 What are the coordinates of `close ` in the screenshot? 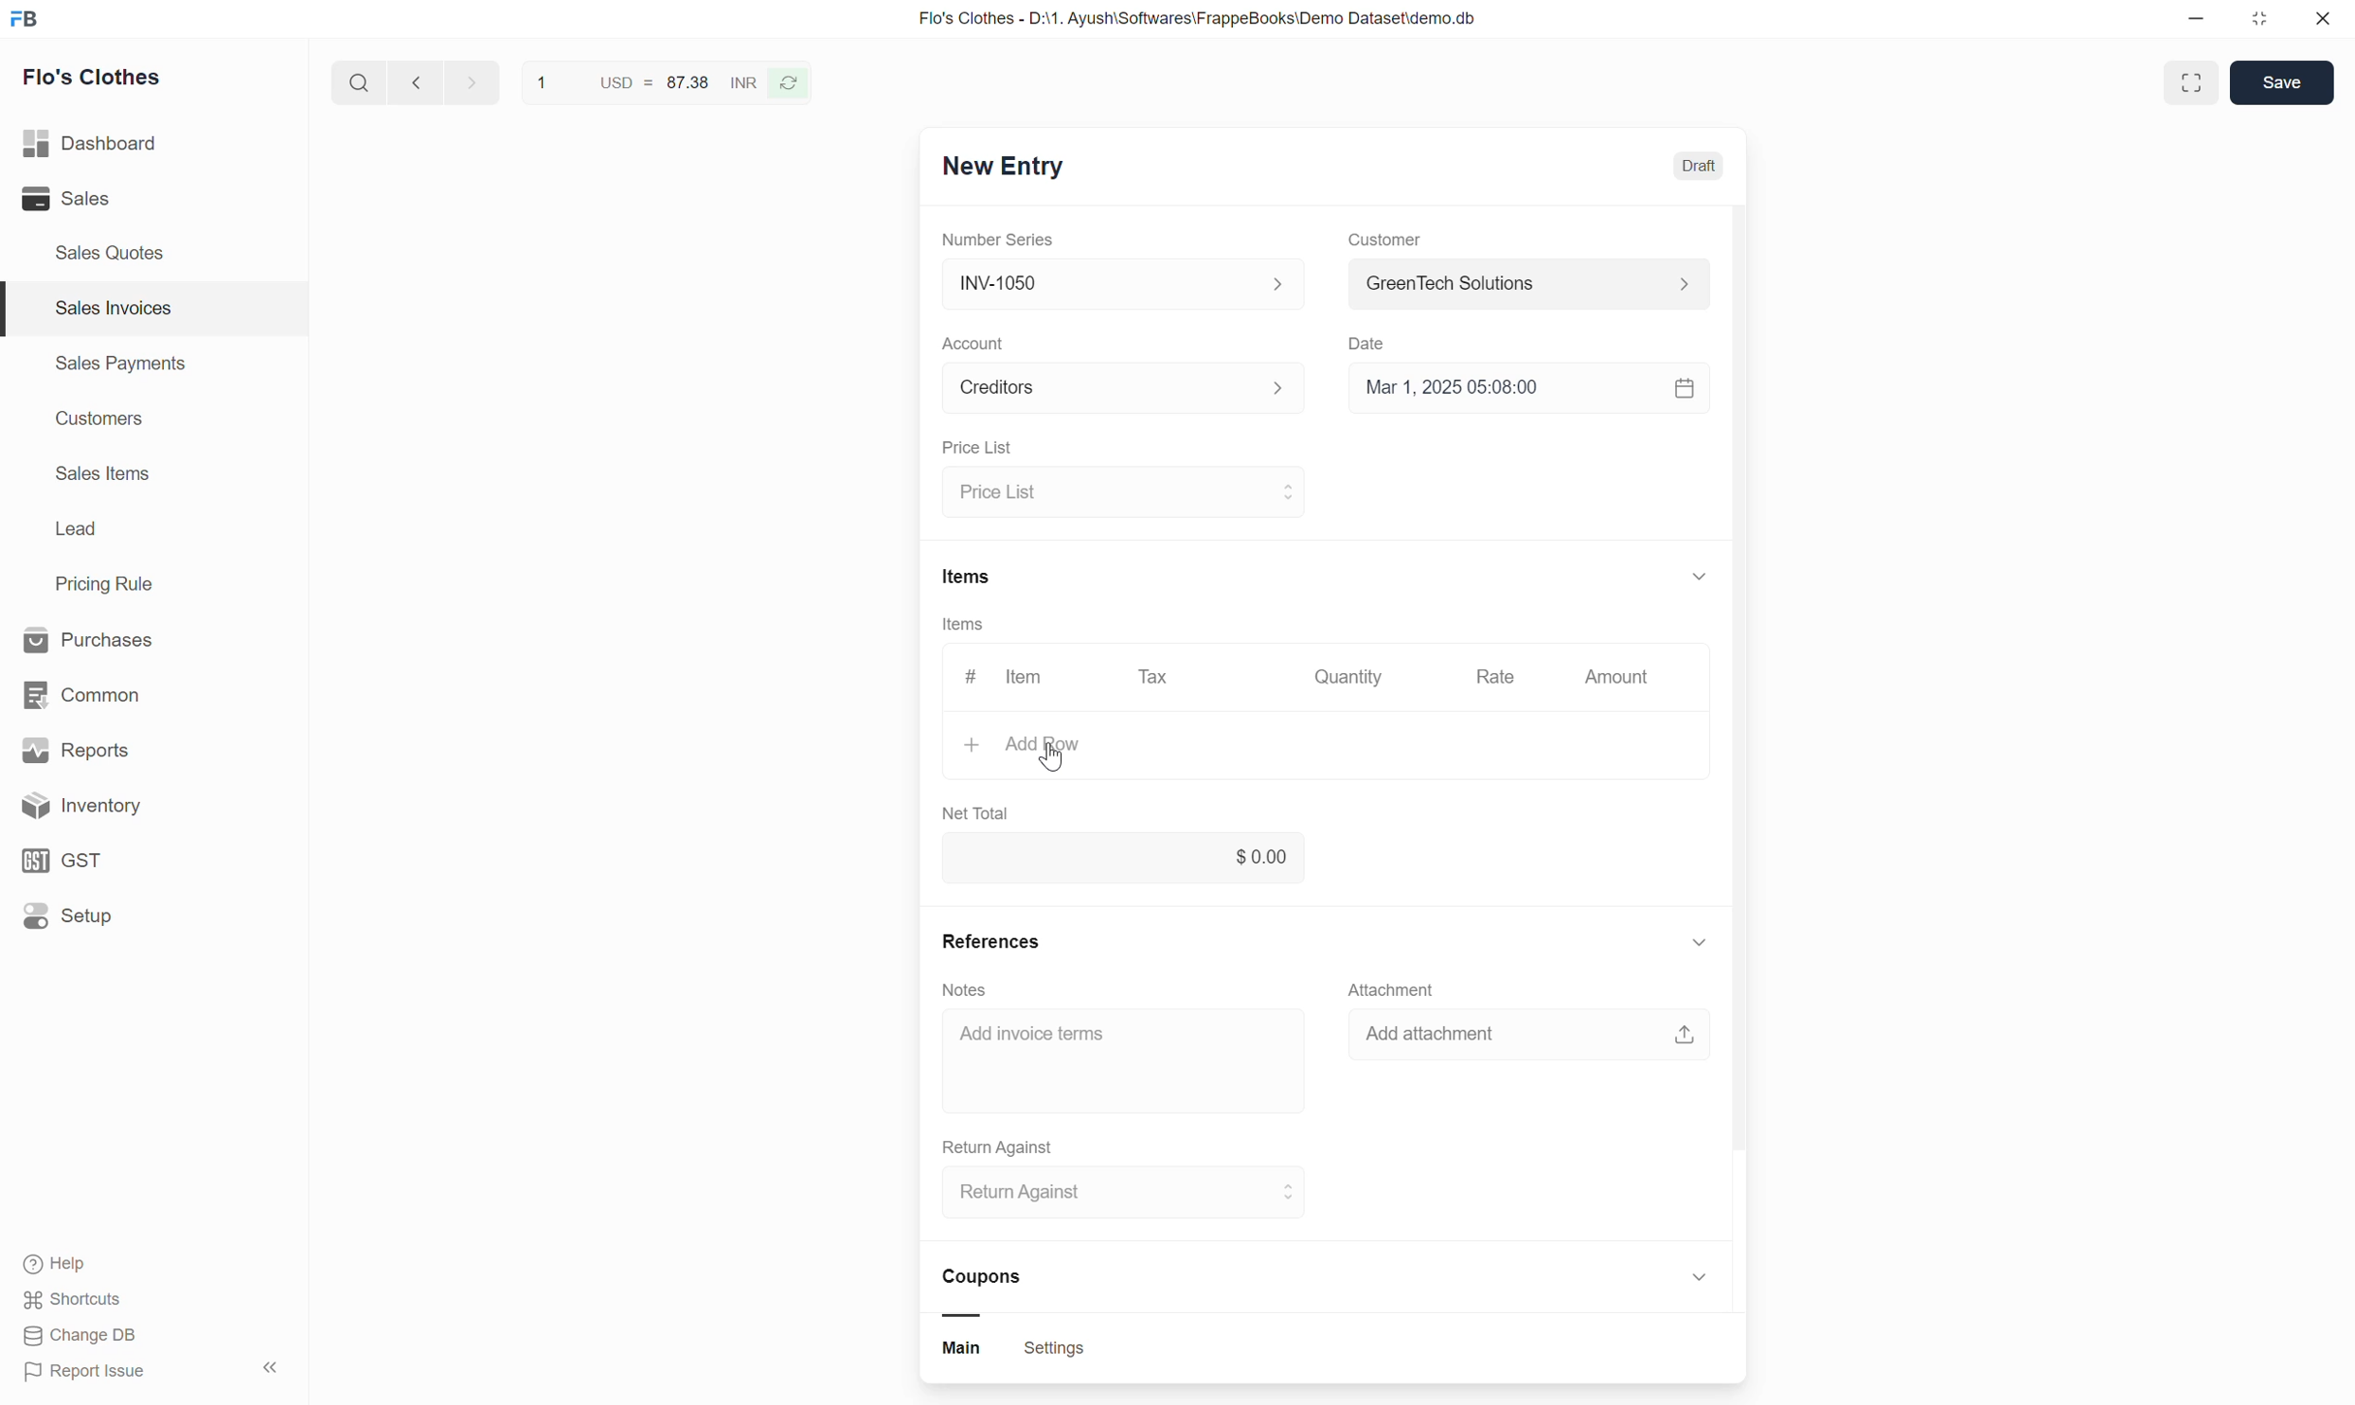 It's located at (2325, 21).